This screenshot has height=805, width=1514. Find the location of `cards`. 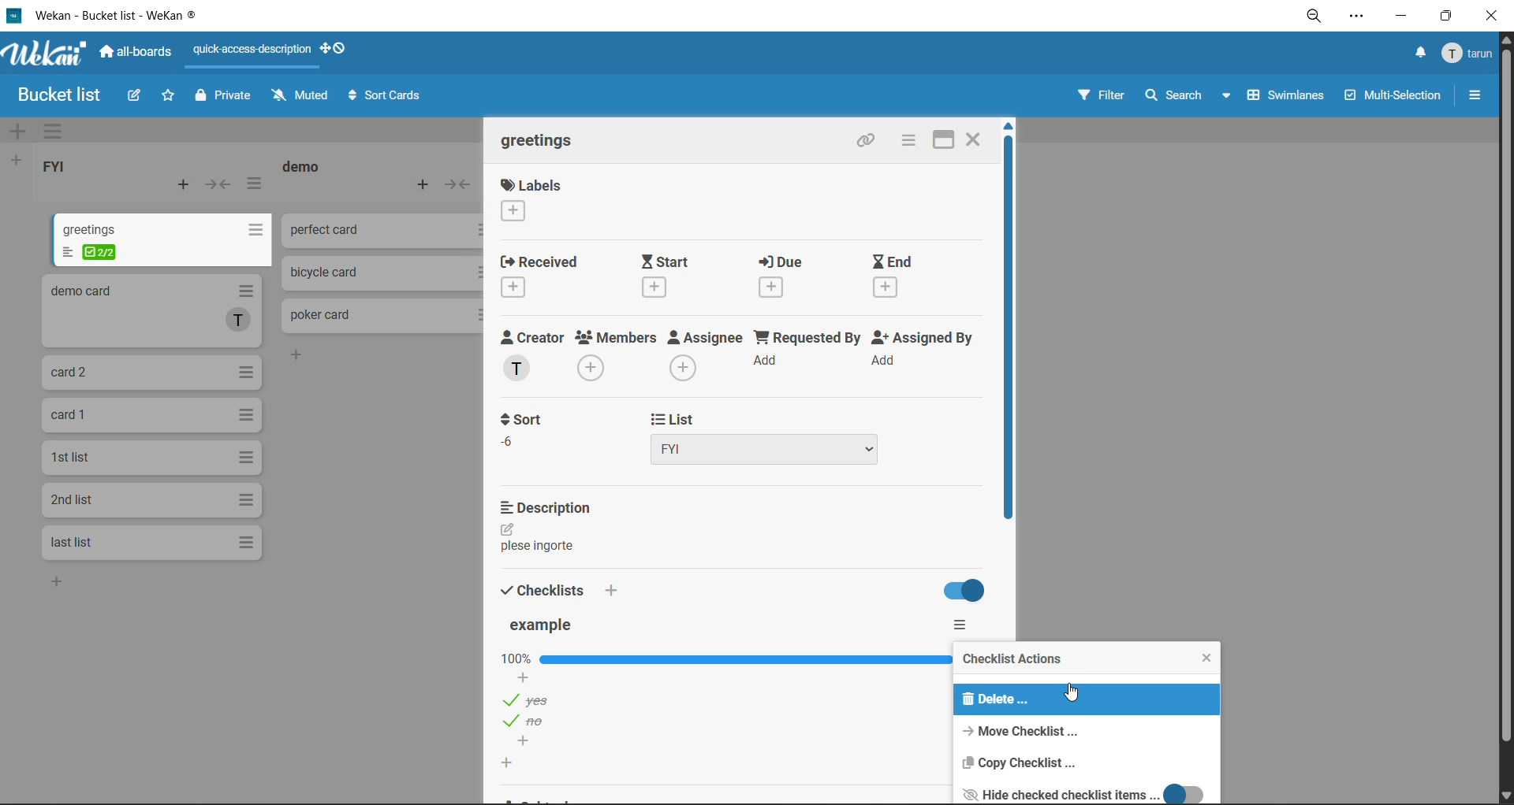

cards is located at coordinates (163, 239).